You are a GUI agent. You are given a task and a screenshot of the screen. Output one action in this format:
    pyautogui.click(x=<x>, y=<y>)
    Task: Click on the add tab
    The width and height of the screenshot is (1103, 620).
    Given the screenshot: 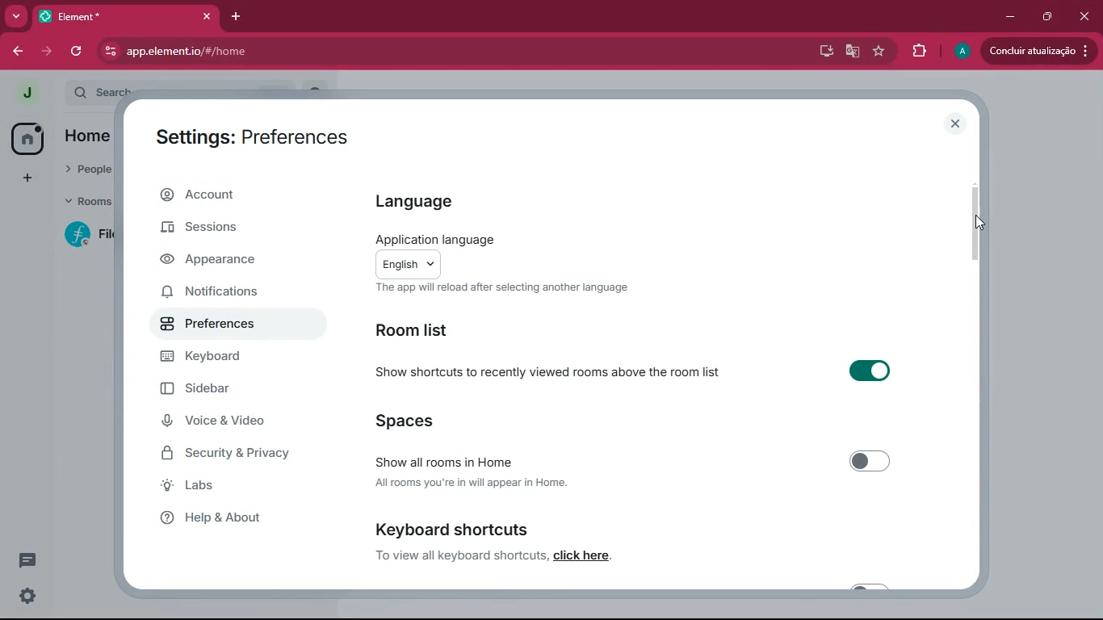 What is the action you would take?
    pyautogui.click(x=239, y=17)
    